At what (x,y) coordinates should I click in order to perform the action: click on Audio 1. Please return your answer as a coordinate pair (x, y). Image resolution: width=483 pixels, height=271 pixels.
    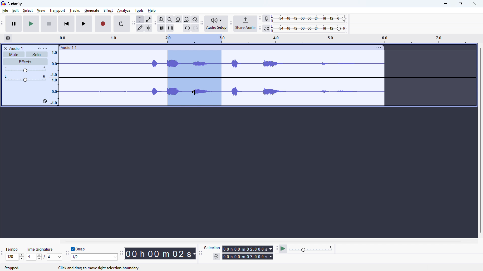
    Looking at the image, I should click on (16, 48).